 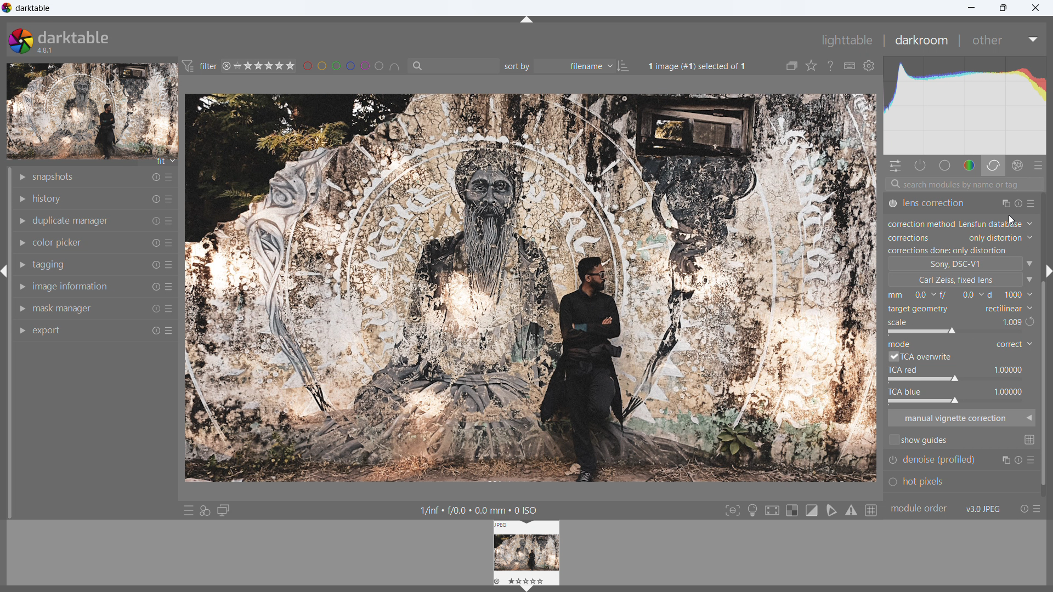 What do you see at coordinates (624, 66) in the screenshot?
I see `ascending/descending` at bounding box center [624, 66].